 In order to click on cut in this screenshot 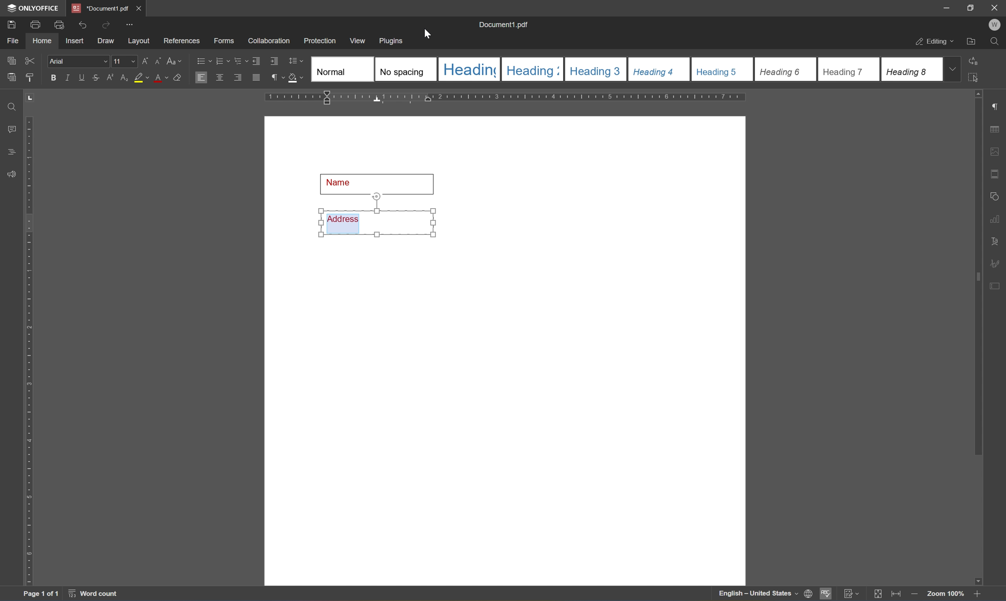, I will do `click(32, 60)`.